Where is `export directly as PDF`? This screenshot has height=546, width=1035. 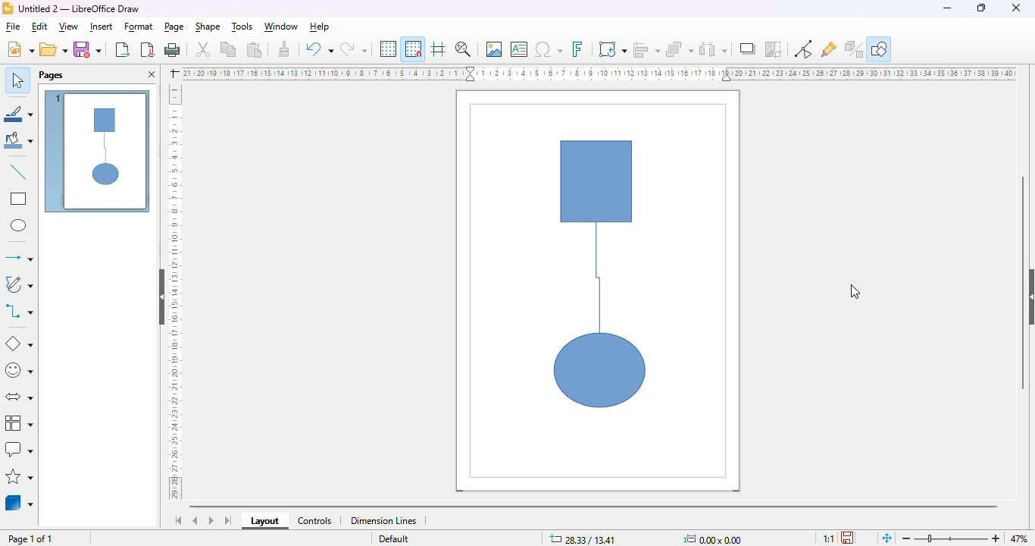 export directly as PDF is located at coordinates (149, 49).